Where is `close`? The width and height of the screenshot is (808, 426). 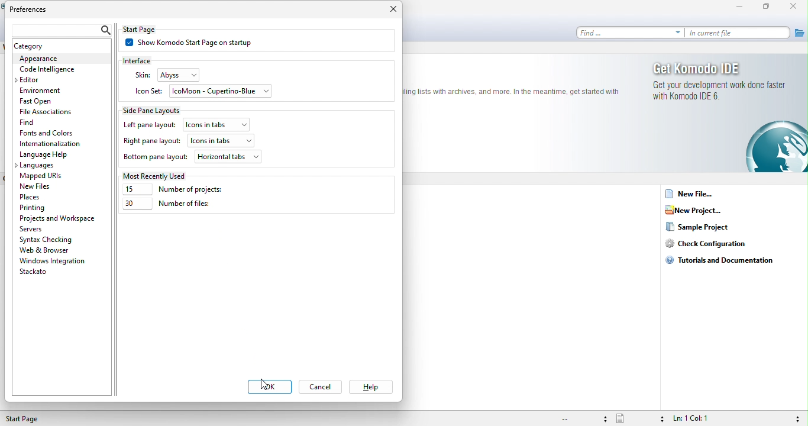 close is located at coordinates (796, 7).